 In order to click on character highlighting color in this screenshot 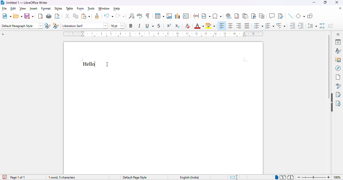, I will do `click(211, 26)`.